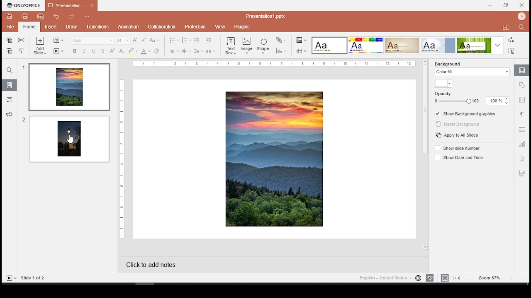 The width and height of the screenshot is (531, 298). I want to click on align shapes, so click(280, 51).